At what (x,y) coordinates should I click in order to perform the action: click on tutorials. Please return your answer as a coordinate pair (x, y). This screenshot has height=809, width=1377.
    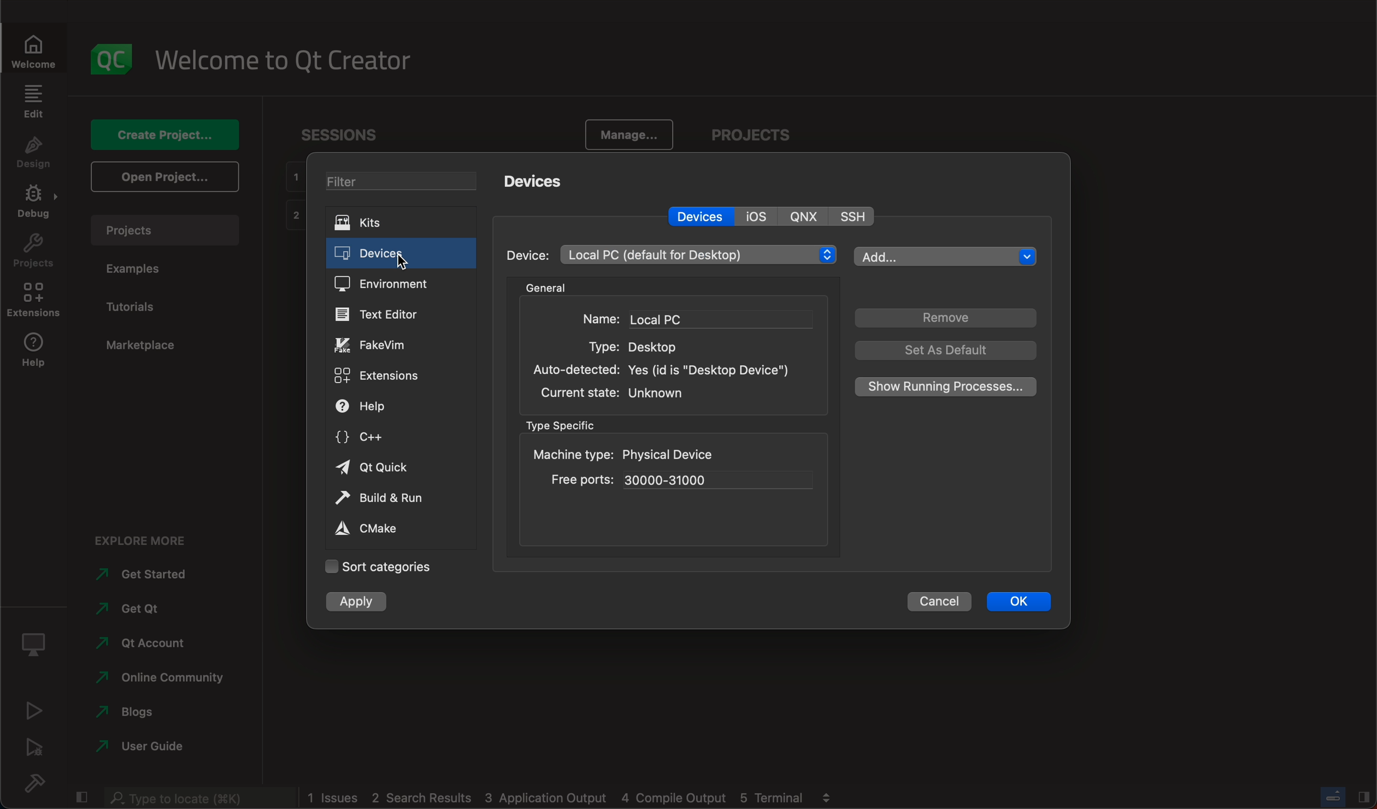
    Looking at the image, I should click on (140, 303).